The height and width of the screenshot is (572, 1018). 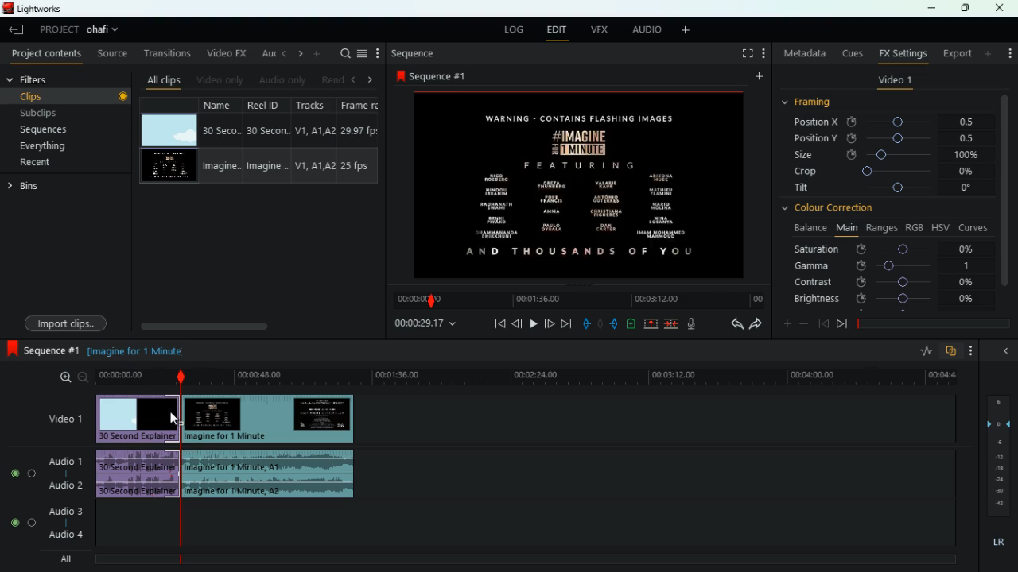 What do you see at coordinates (358, 141) in the screenshot?
I see `frame` at bounding box center [358, 141].